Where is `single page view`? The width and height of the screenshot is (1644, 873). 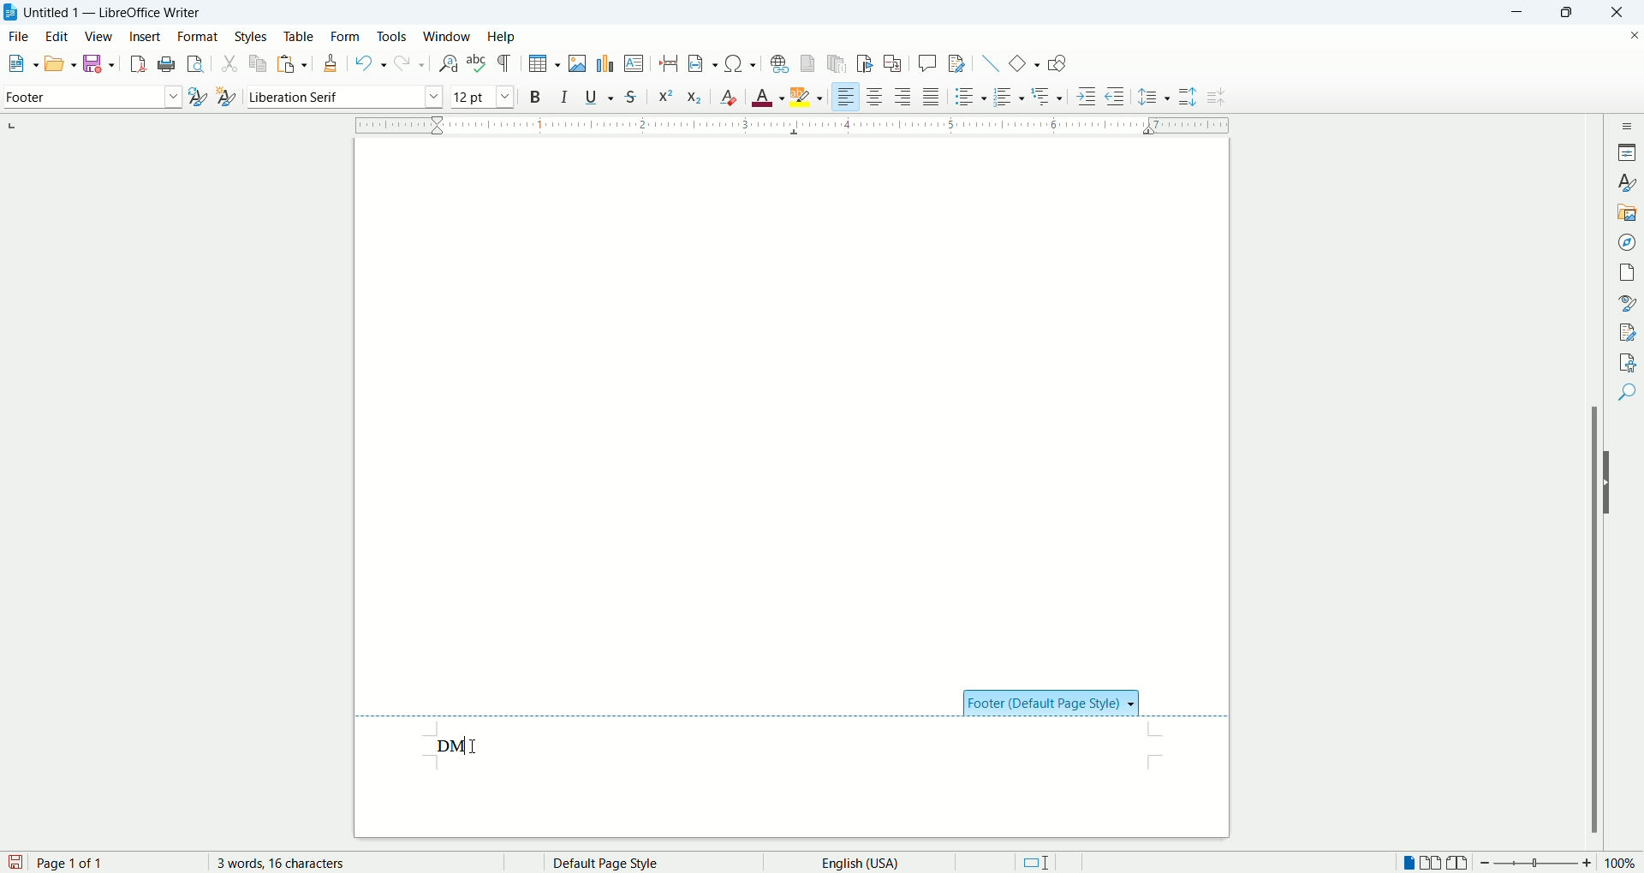
single page view is located at coordinates (1410, 864).